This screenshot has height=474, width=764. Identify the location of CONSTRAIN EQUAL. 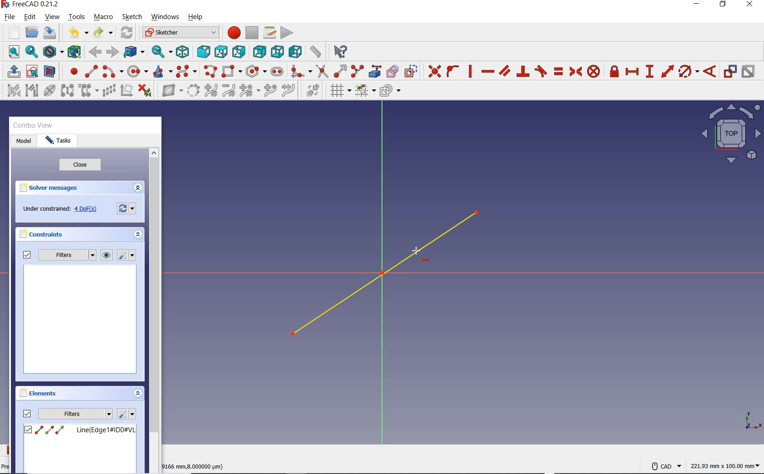
(559, 71).